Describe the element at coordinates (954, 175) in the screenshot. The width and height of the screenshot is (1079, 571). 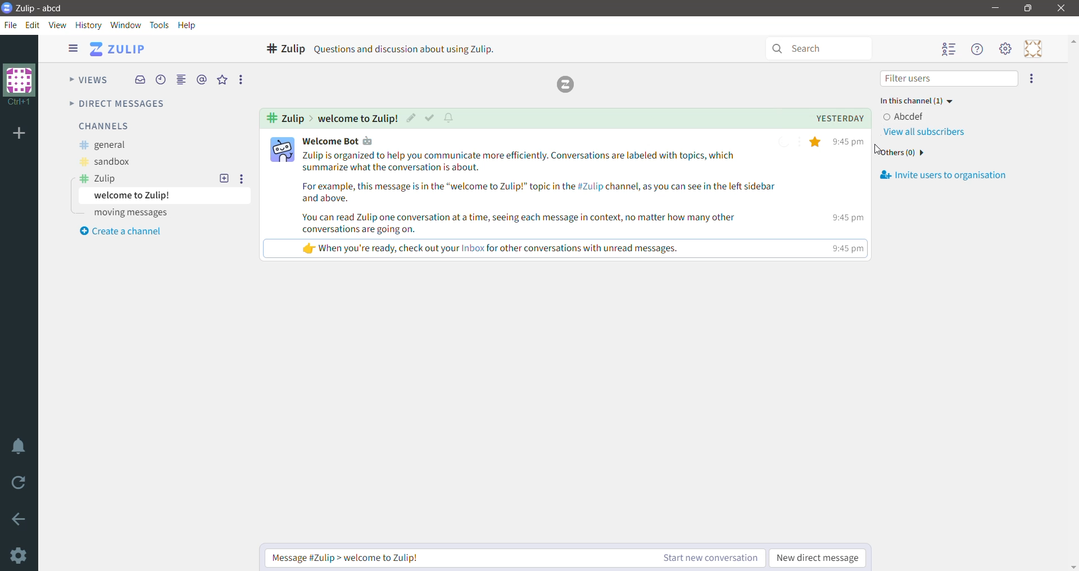
I see `Invite users to organization` at that location.